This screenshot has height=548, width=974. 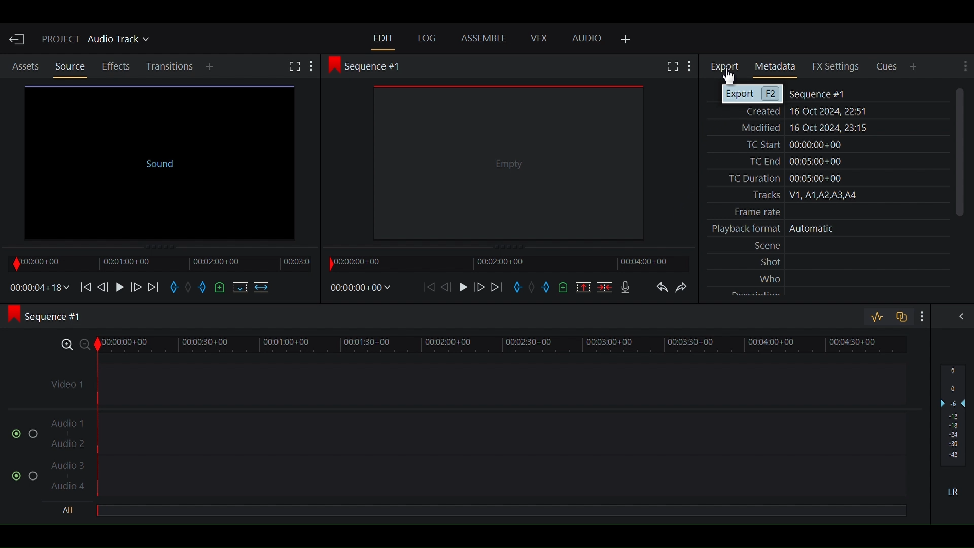 What do you see at coordinates (777, 67) in the screenshot?
I see `Metadata` at bounding box center [777, 67].